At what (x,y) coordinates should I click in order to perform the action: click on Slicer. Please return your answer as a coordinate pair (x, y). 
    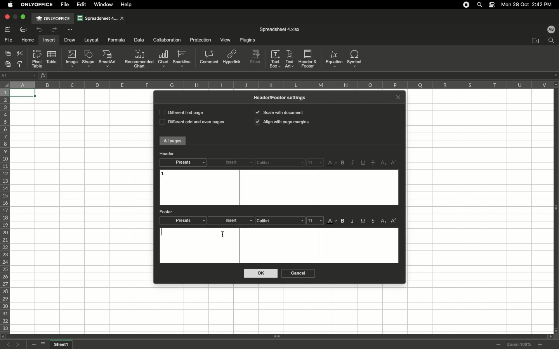
    Looking at the image, I should click on (256, 57).